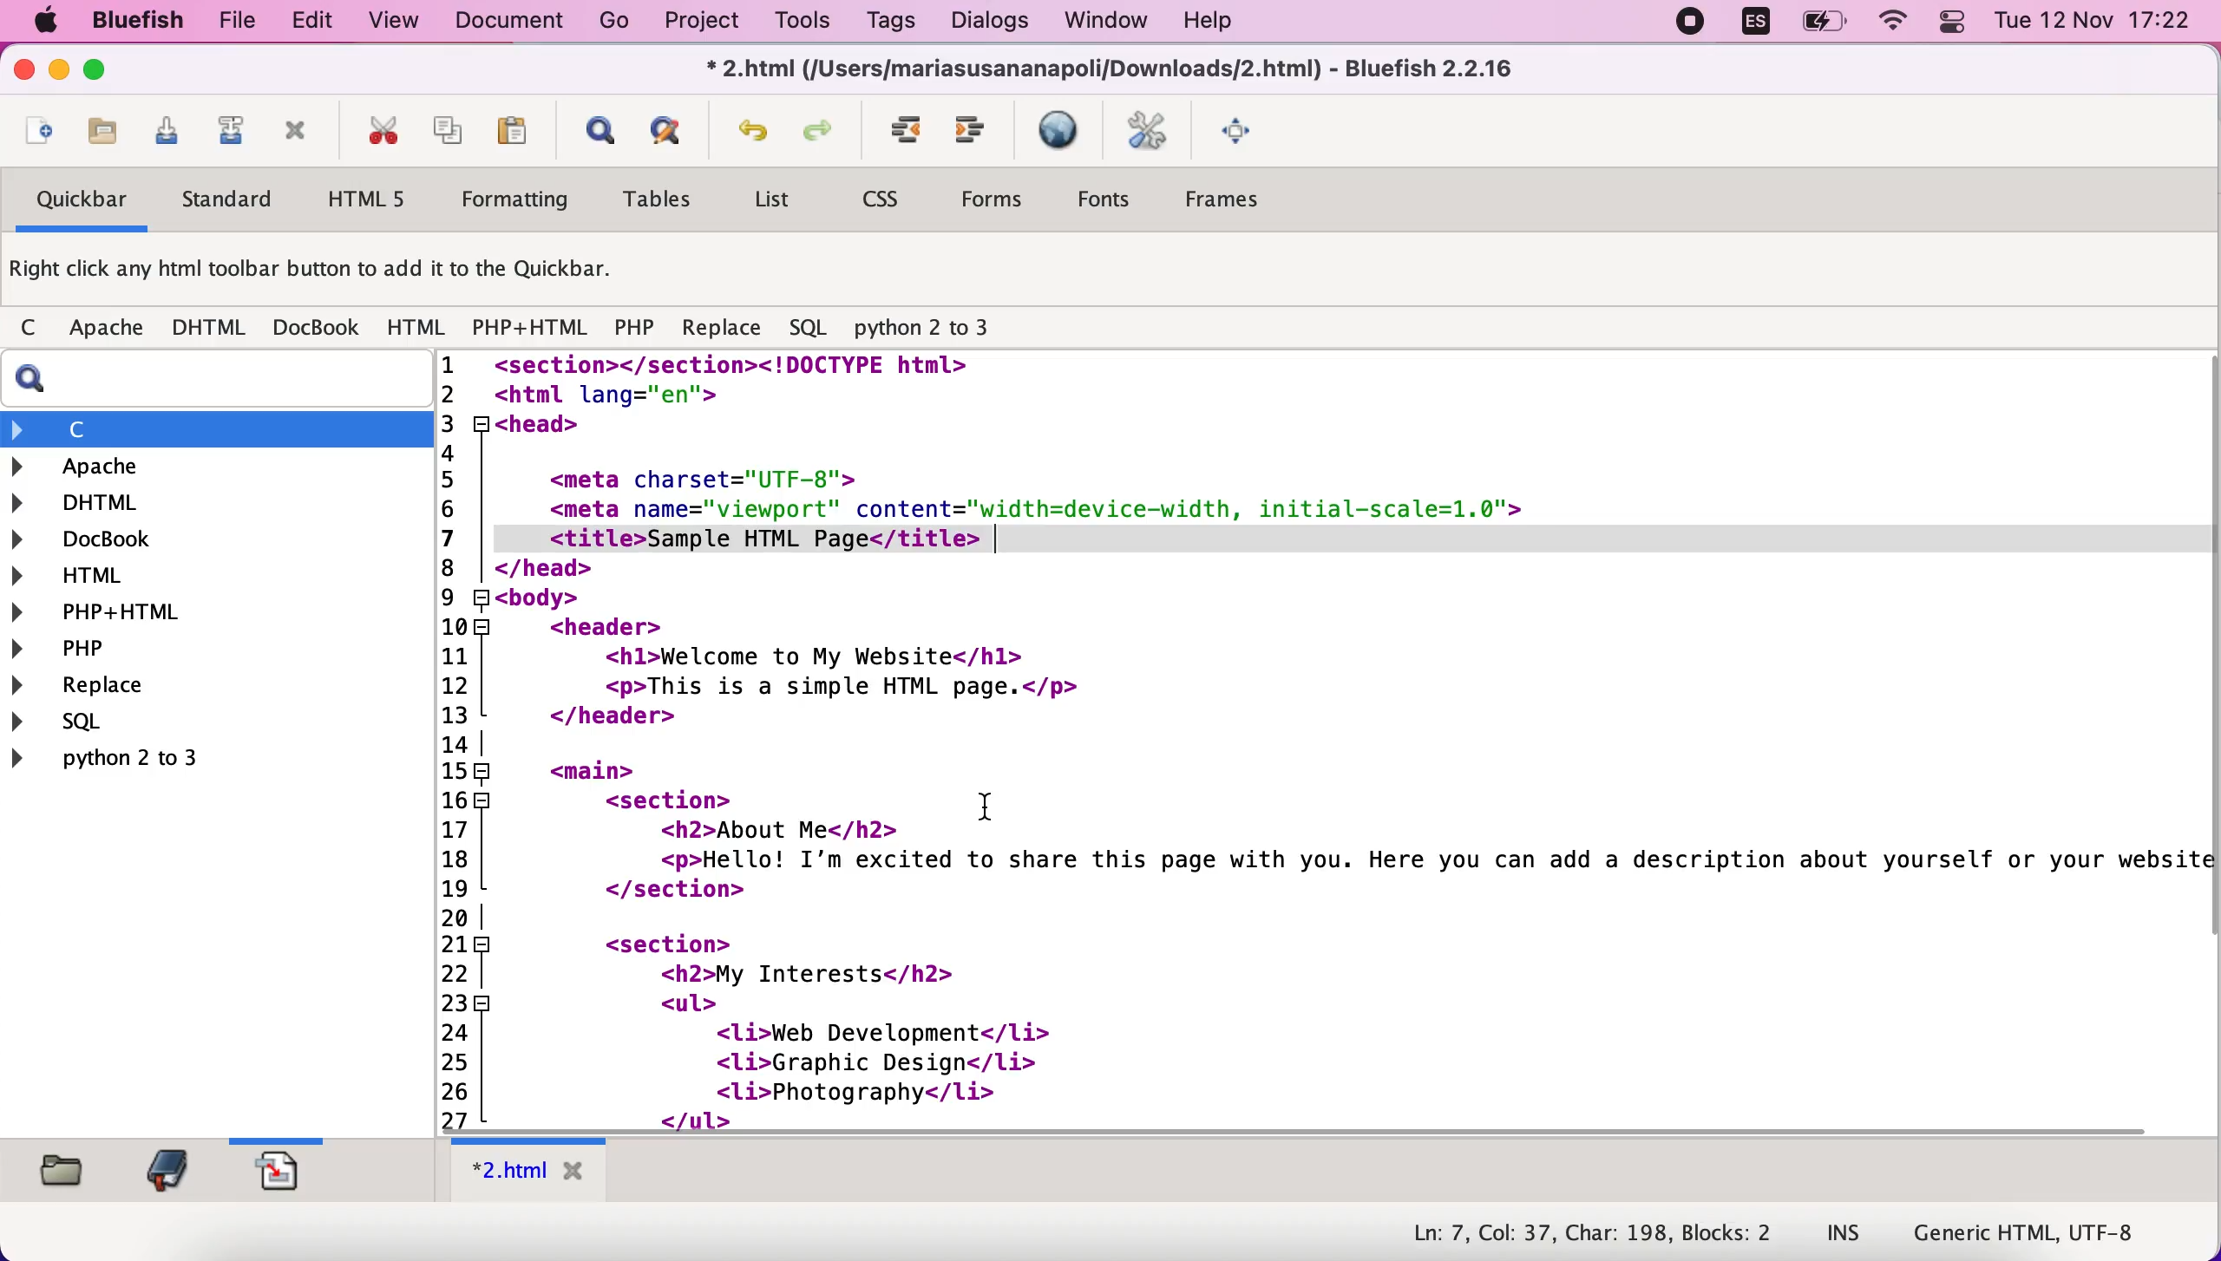 This screenshot has height=1261, width=2221. Describe the element at coordinates (907, 132) in the screenshot. I see `indent` at that location.